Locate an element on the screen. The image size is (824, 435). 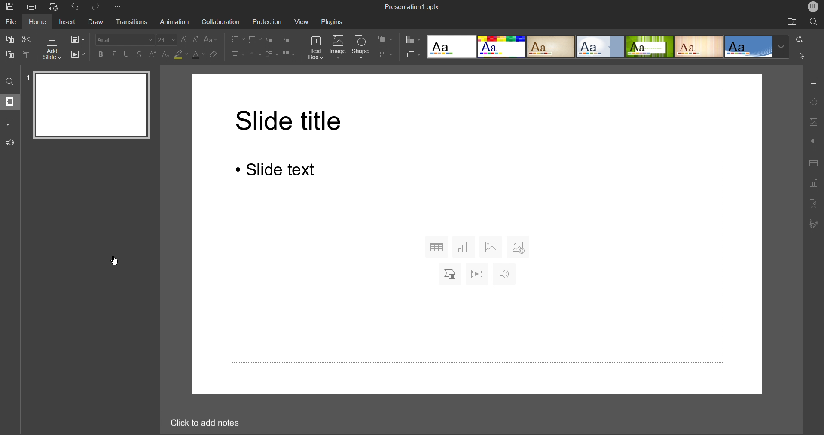
copy is located at coordinates (10, 40).